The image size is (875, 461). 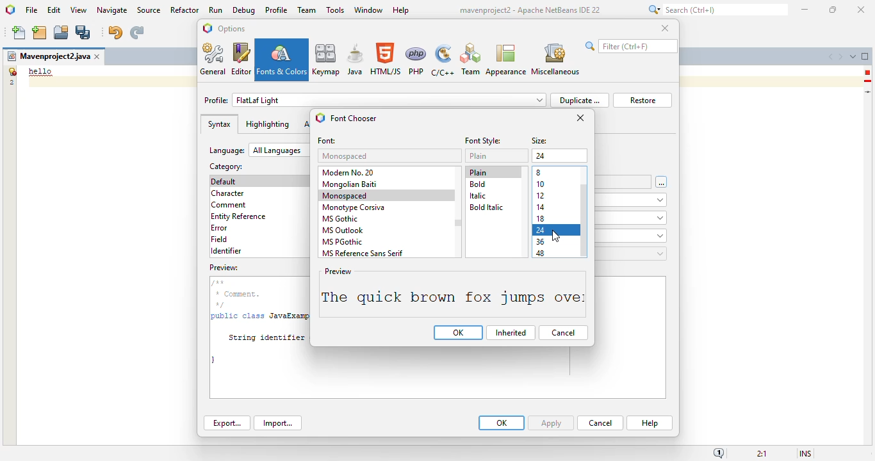 I want to click on redo, so click(x=136, y=33).